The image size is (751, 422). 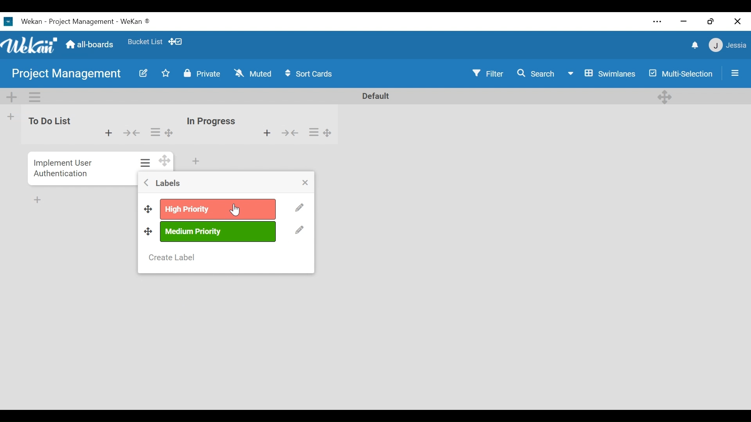 What do you see at coordinates (218, 209) in the screenshot?
I see `High Priority` at bounding box center [218, 209].